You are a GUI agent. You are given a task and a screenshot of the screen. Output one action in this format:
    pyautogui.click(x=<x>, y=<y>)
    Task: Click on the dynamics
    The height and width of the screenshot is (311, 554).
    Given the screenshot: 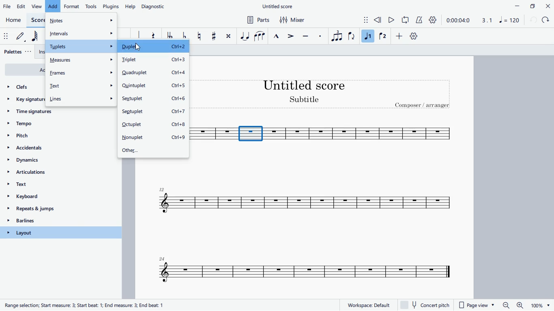 What is the action you would take?
    pyautogui.click(x=49, y=162)
    